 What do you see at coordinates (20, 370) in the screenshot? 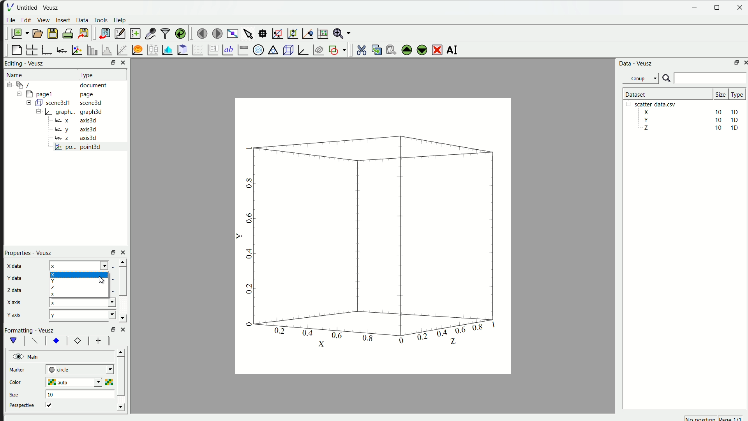
I see `marker` at bounding box center [20, 370].